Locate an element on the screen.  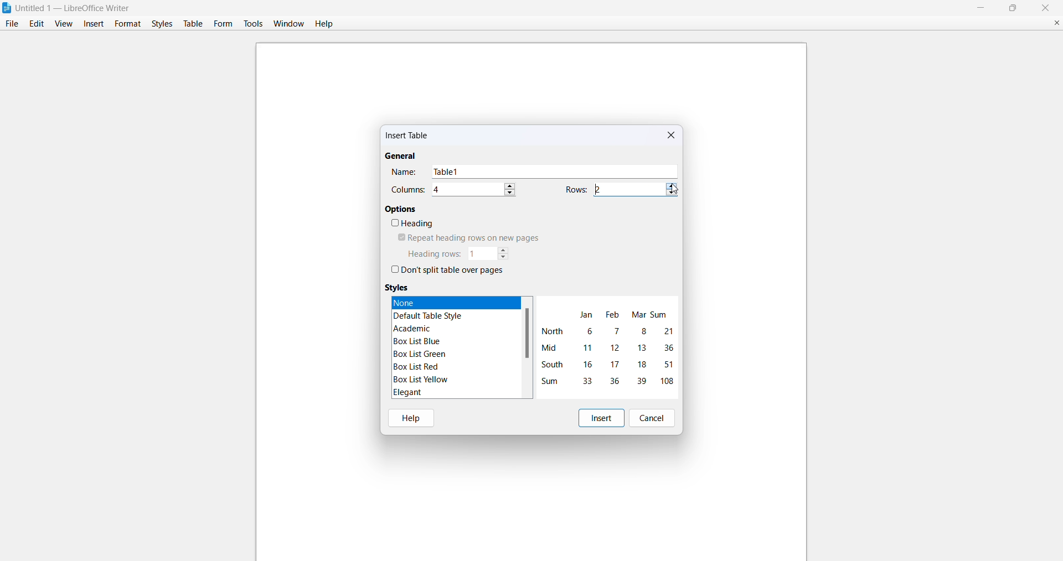
cancel is located at coordinates (654, 418).